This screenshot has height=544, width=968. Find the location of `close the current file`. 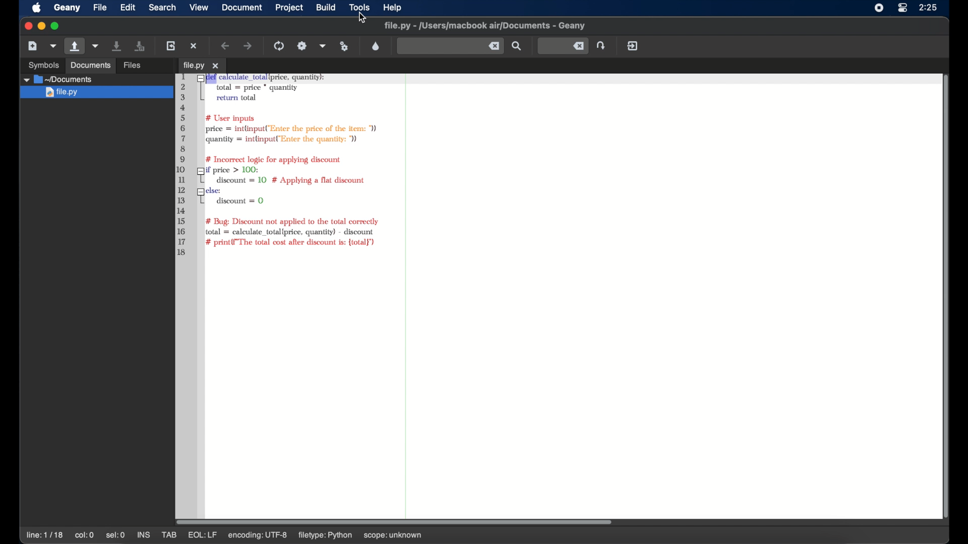

close the current file is located at coordinates (194, 46).